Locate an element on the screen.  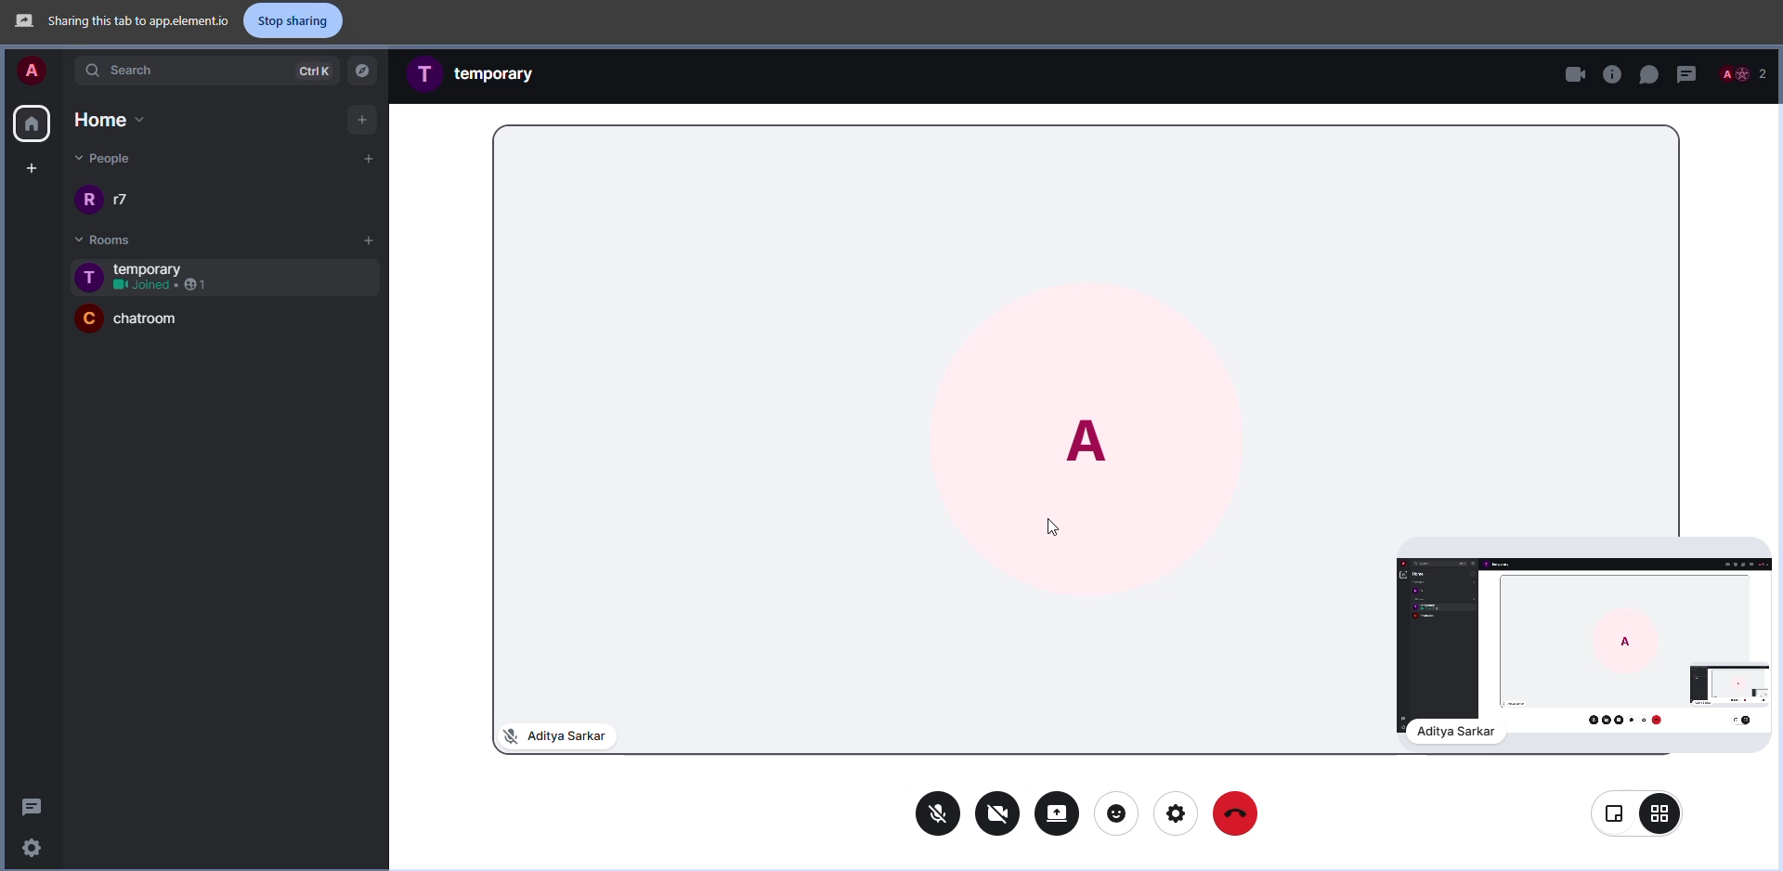
add is located at coordinates (368, 158).